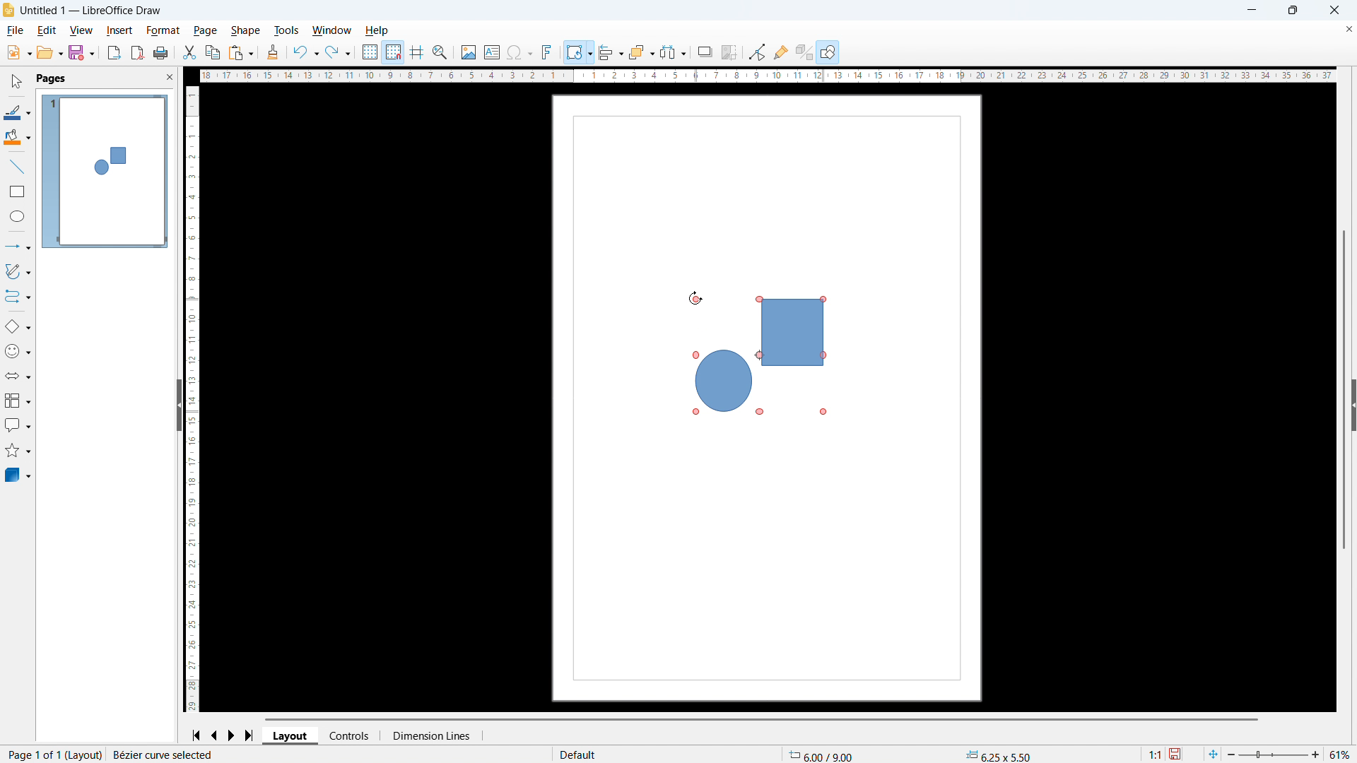  I want to click on Show glue Point functions , so click(782, 52).